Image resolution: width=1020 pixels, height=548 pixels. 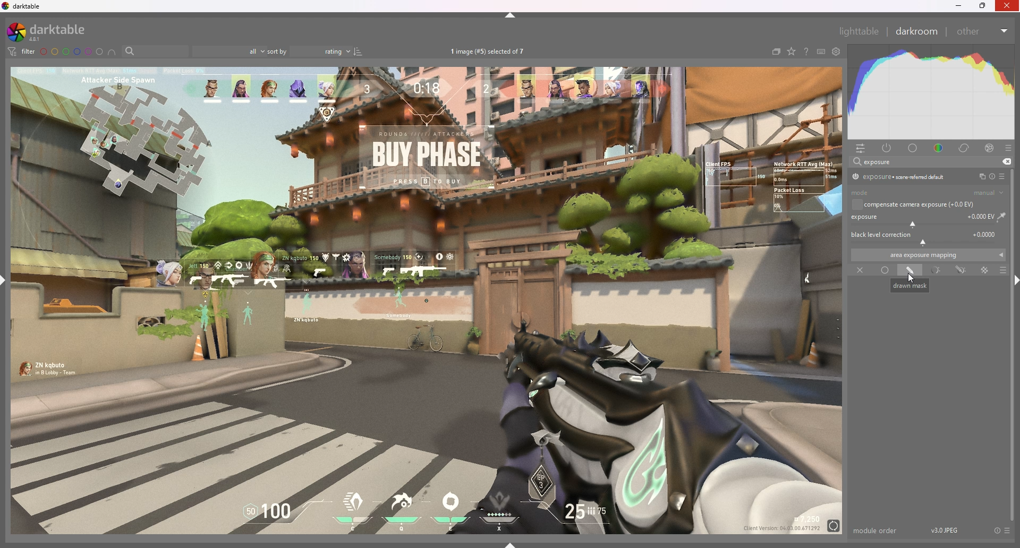 What do you see at coordinates (885, 270) in the screenshot?
I see `uniformly` at bounding box center [885, 270].